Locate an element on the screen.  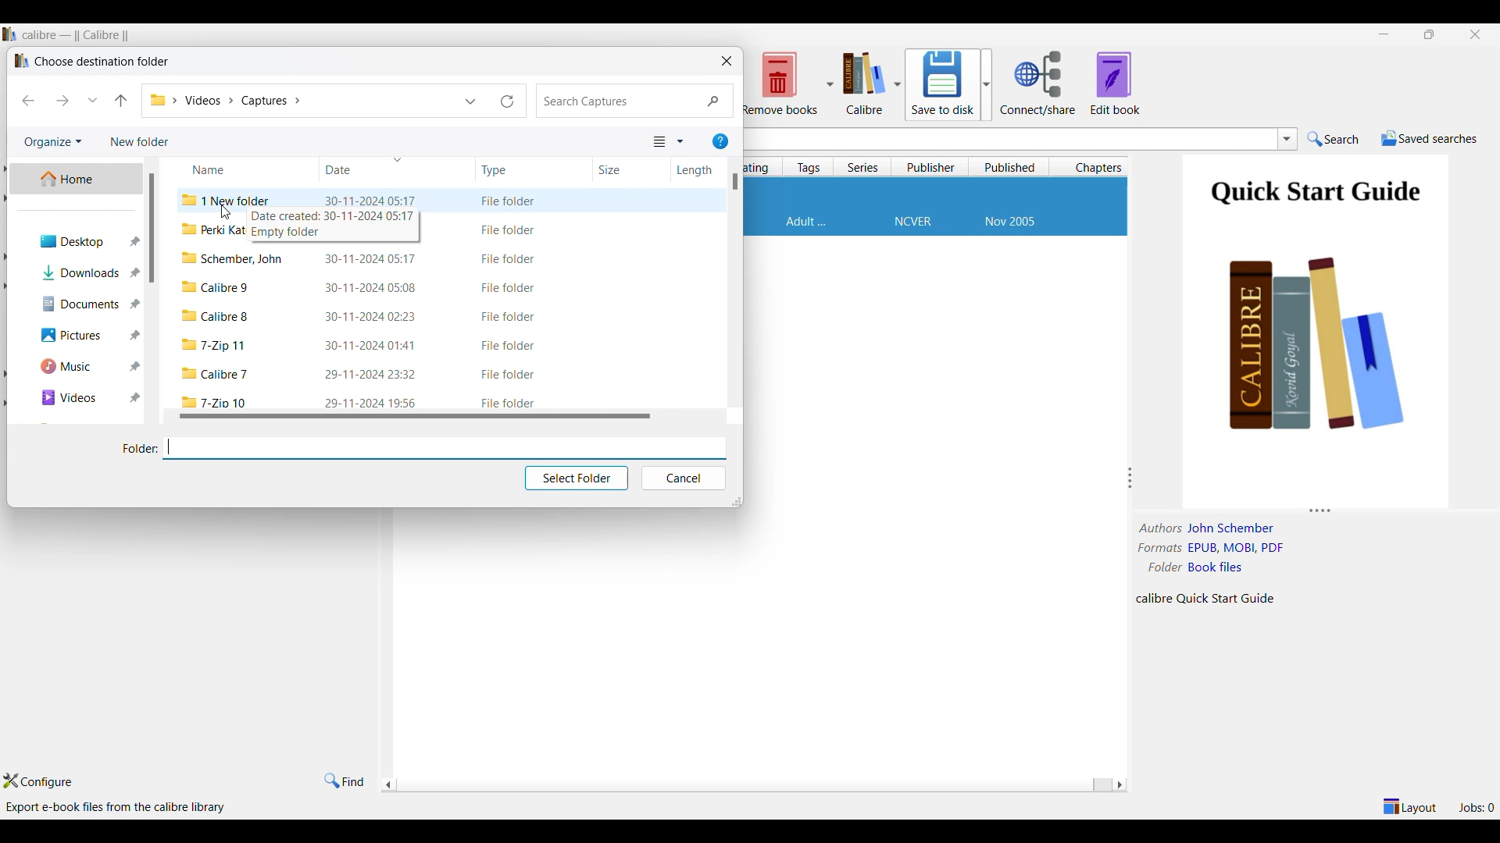
folder is located at coordinates (217, 374).